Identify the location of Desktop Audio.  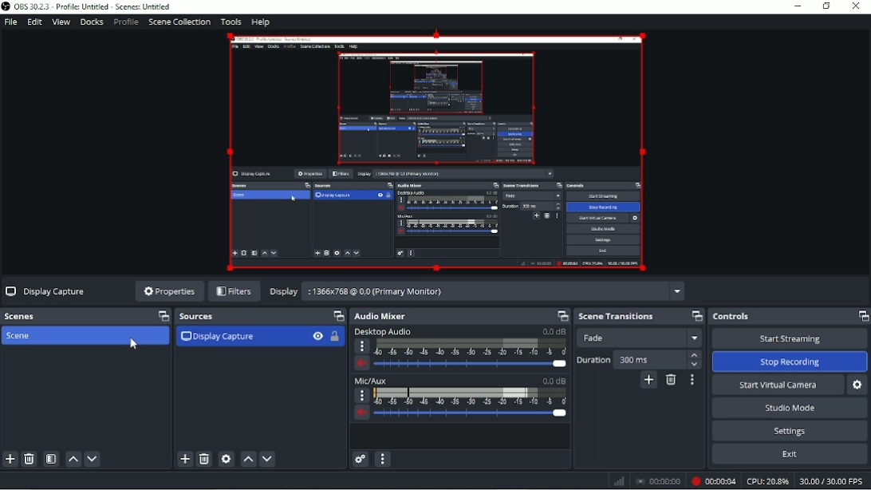
(382, 333).